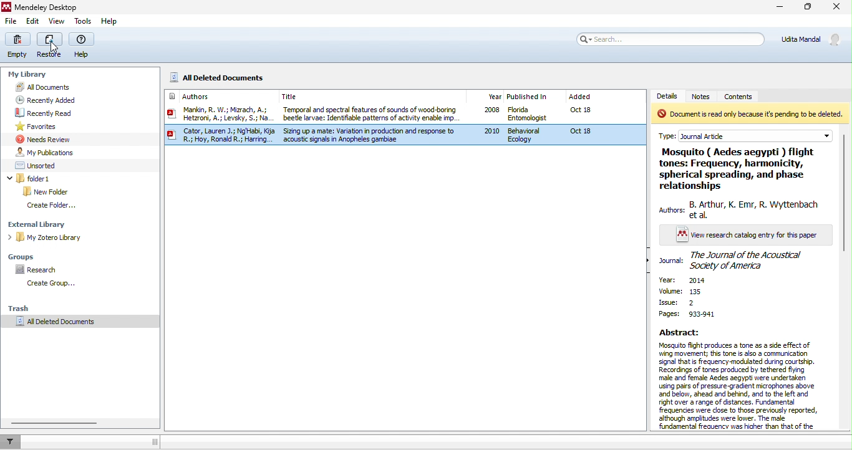  I want to click on contents, so click(748, 95).